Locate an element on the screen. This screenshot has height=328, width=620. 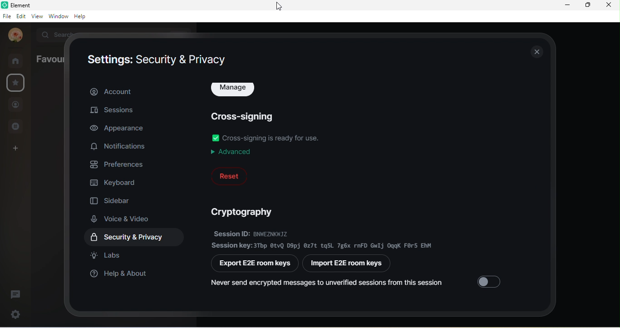
close is located at coordinates (536, 51).